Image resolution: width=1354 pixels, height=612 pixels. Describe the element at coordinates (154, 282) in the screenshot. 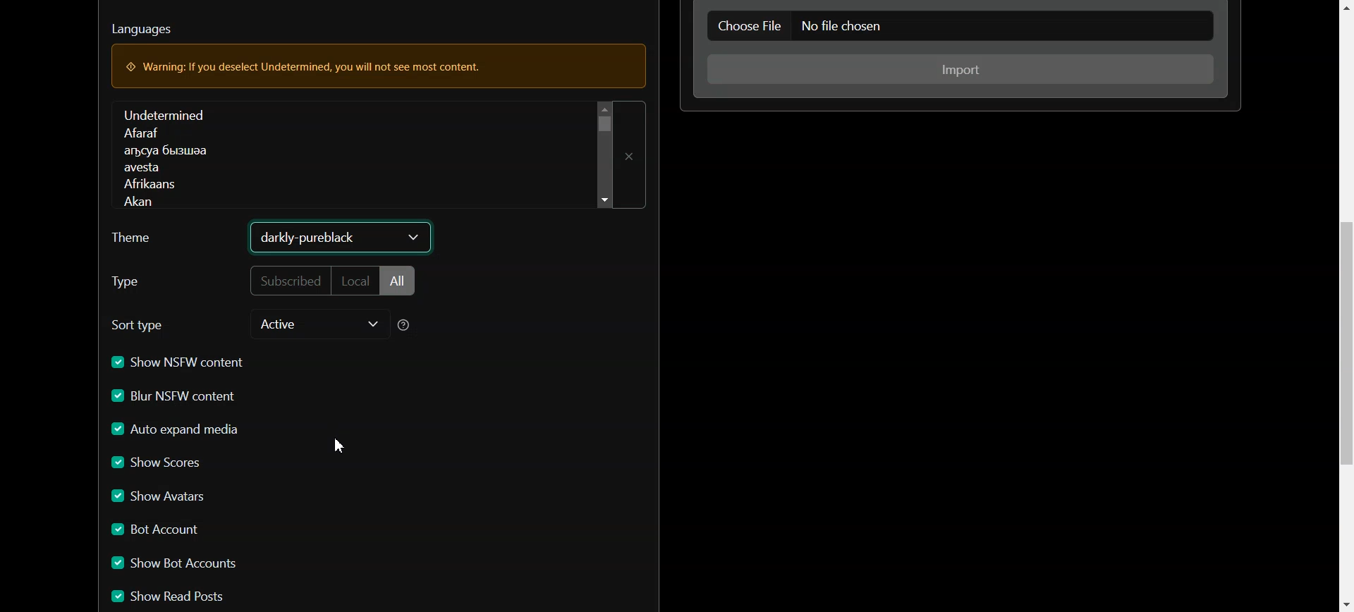

I see `Type` at that location.